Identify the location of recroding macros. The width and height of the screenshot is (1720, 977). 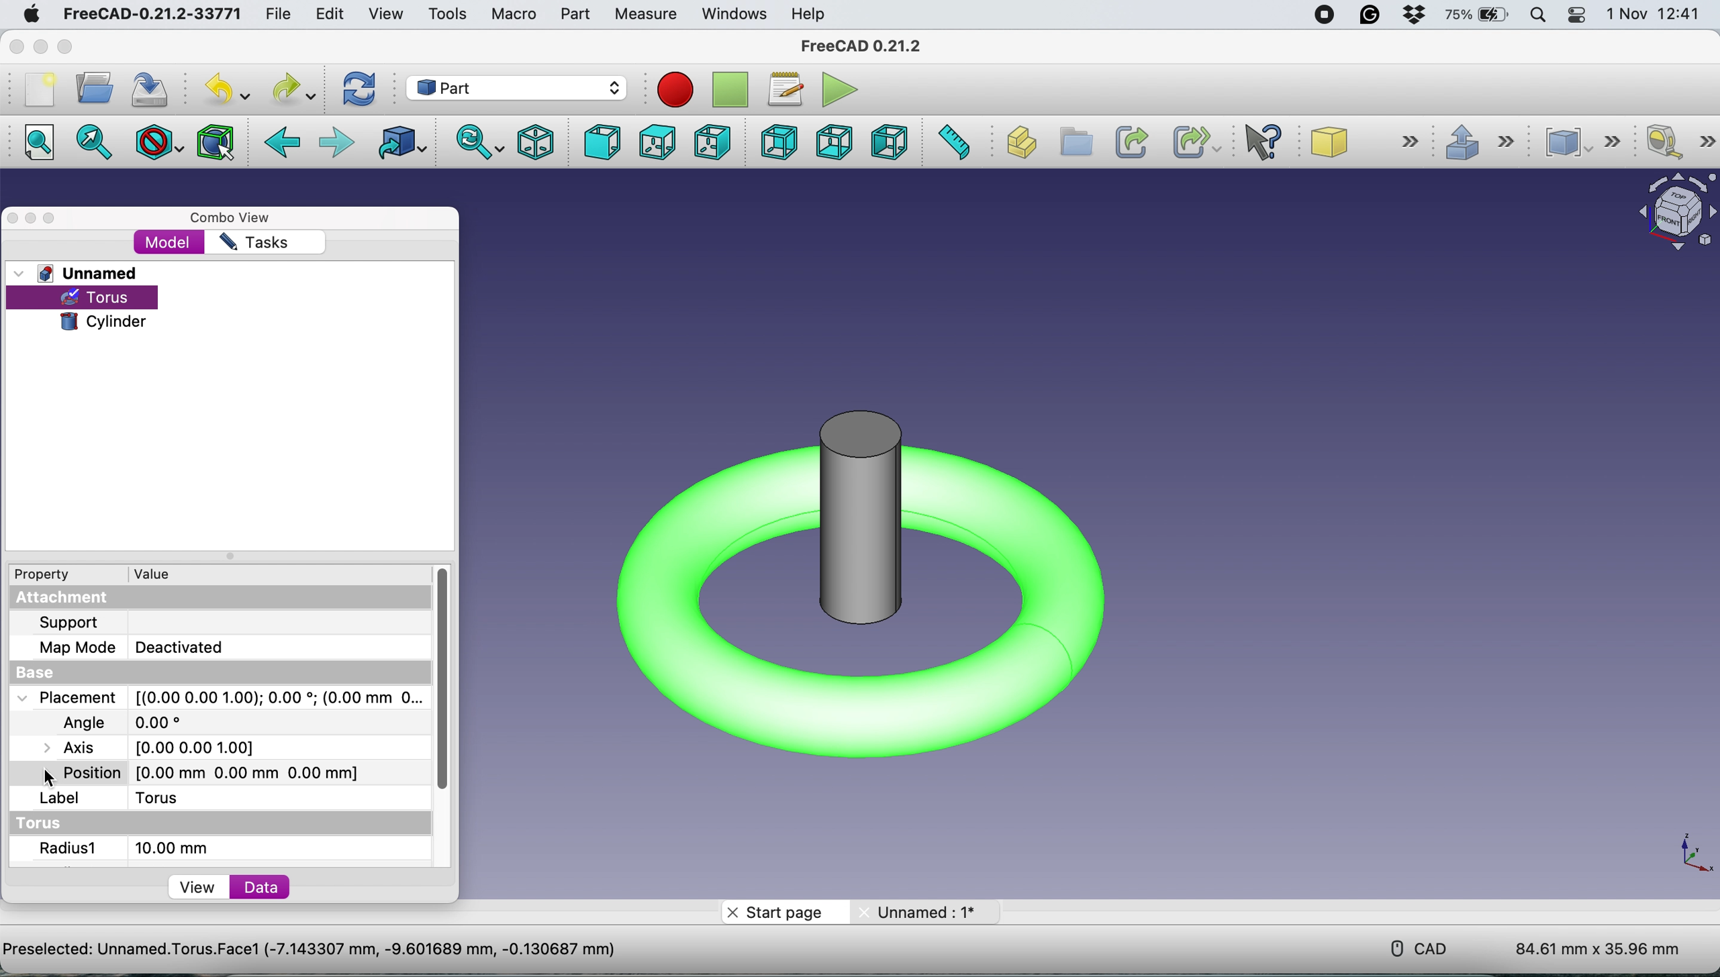
(671, 89).